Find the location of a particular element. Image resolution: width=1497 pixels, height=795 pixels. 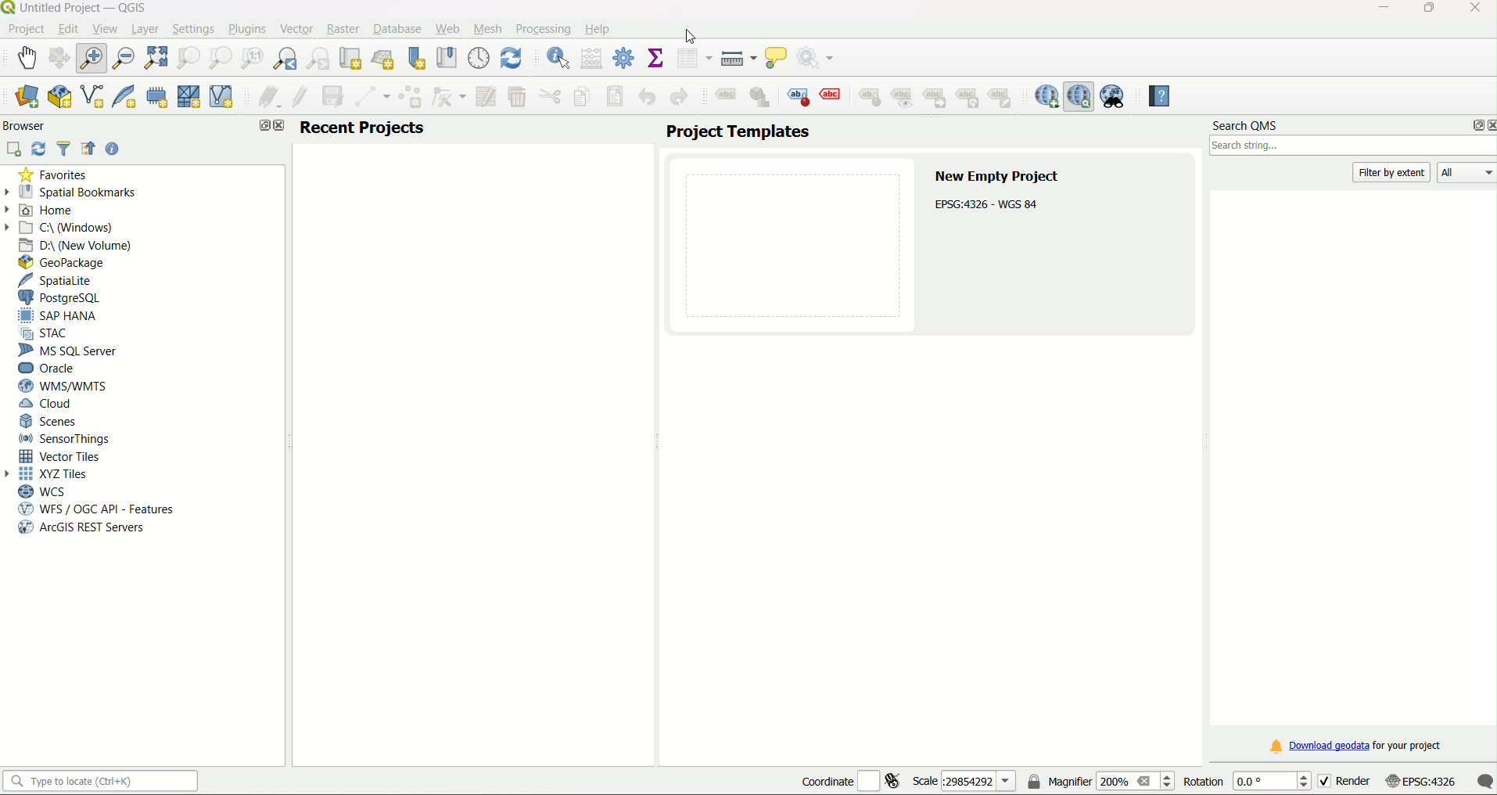

close is located at coordinates (1488, 125).